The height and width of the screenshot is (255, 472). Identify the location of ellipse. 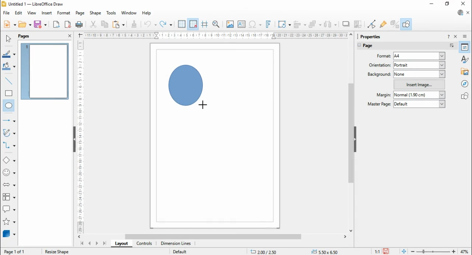
(9, 106).